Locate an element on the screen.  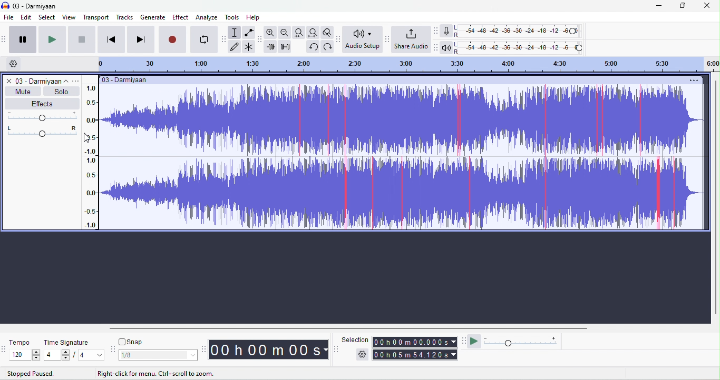
audacity audio set up toolbar is located at coordinates (339, 39).